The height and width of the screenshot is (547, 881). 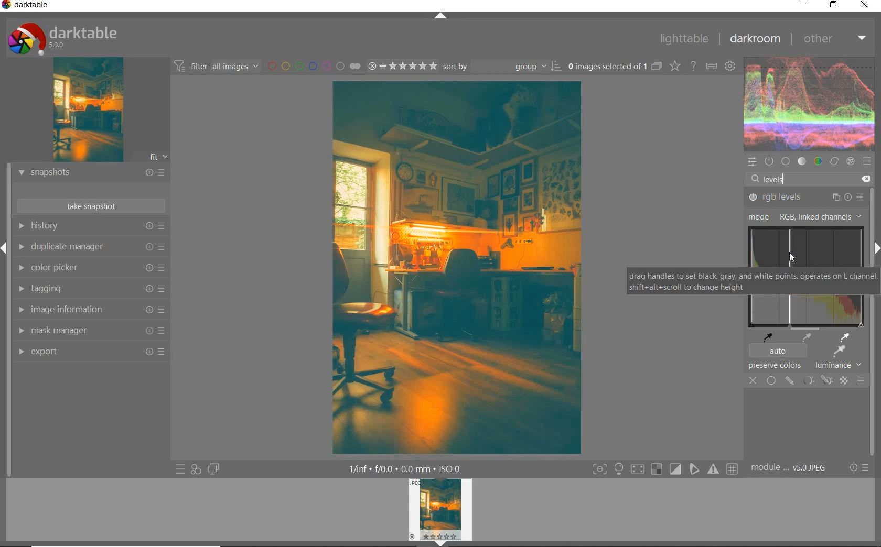 What do you see at coordinates (675, 67) in the screenshot?
I see `change overlays shown on thumbnails` at bounding box center [675, 67].